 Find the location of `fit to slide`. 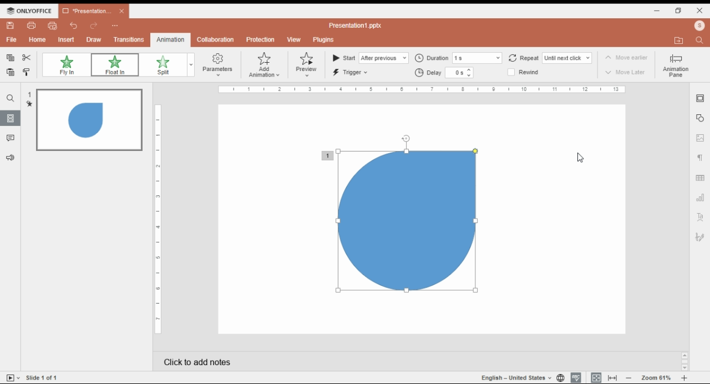

fit to slide is located at coordinates (596, 378).